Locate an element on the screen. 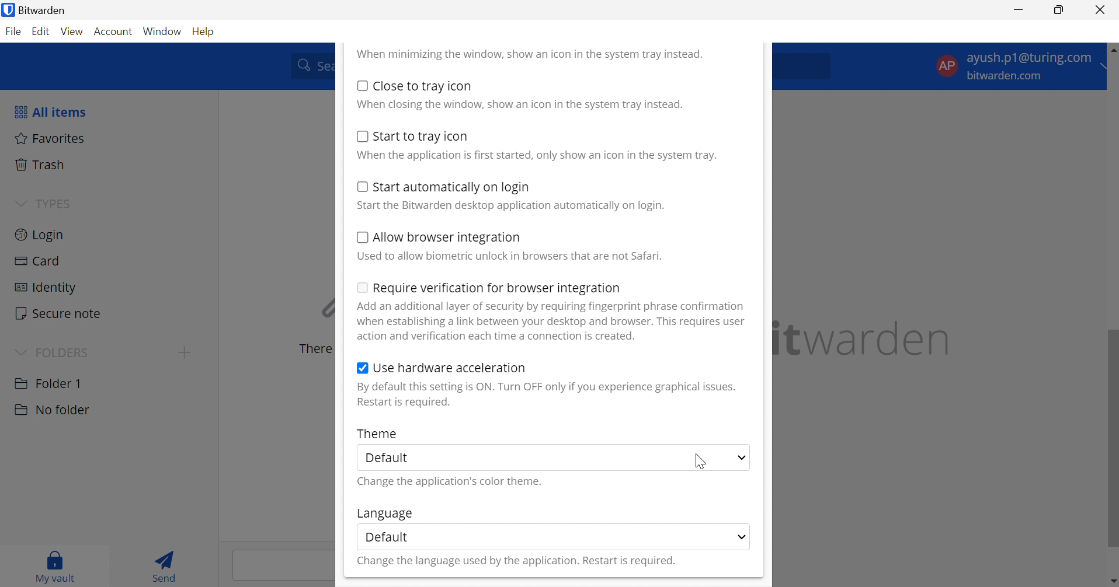 This screenshot has height=587, width=1119. Login is located at coordinates (40, 233).